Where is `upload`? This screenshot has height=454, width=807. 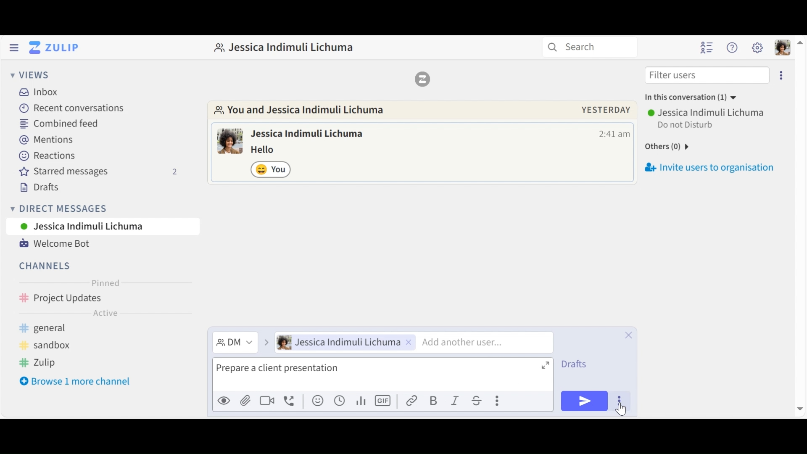
upload is located at coordinates (245, 402).